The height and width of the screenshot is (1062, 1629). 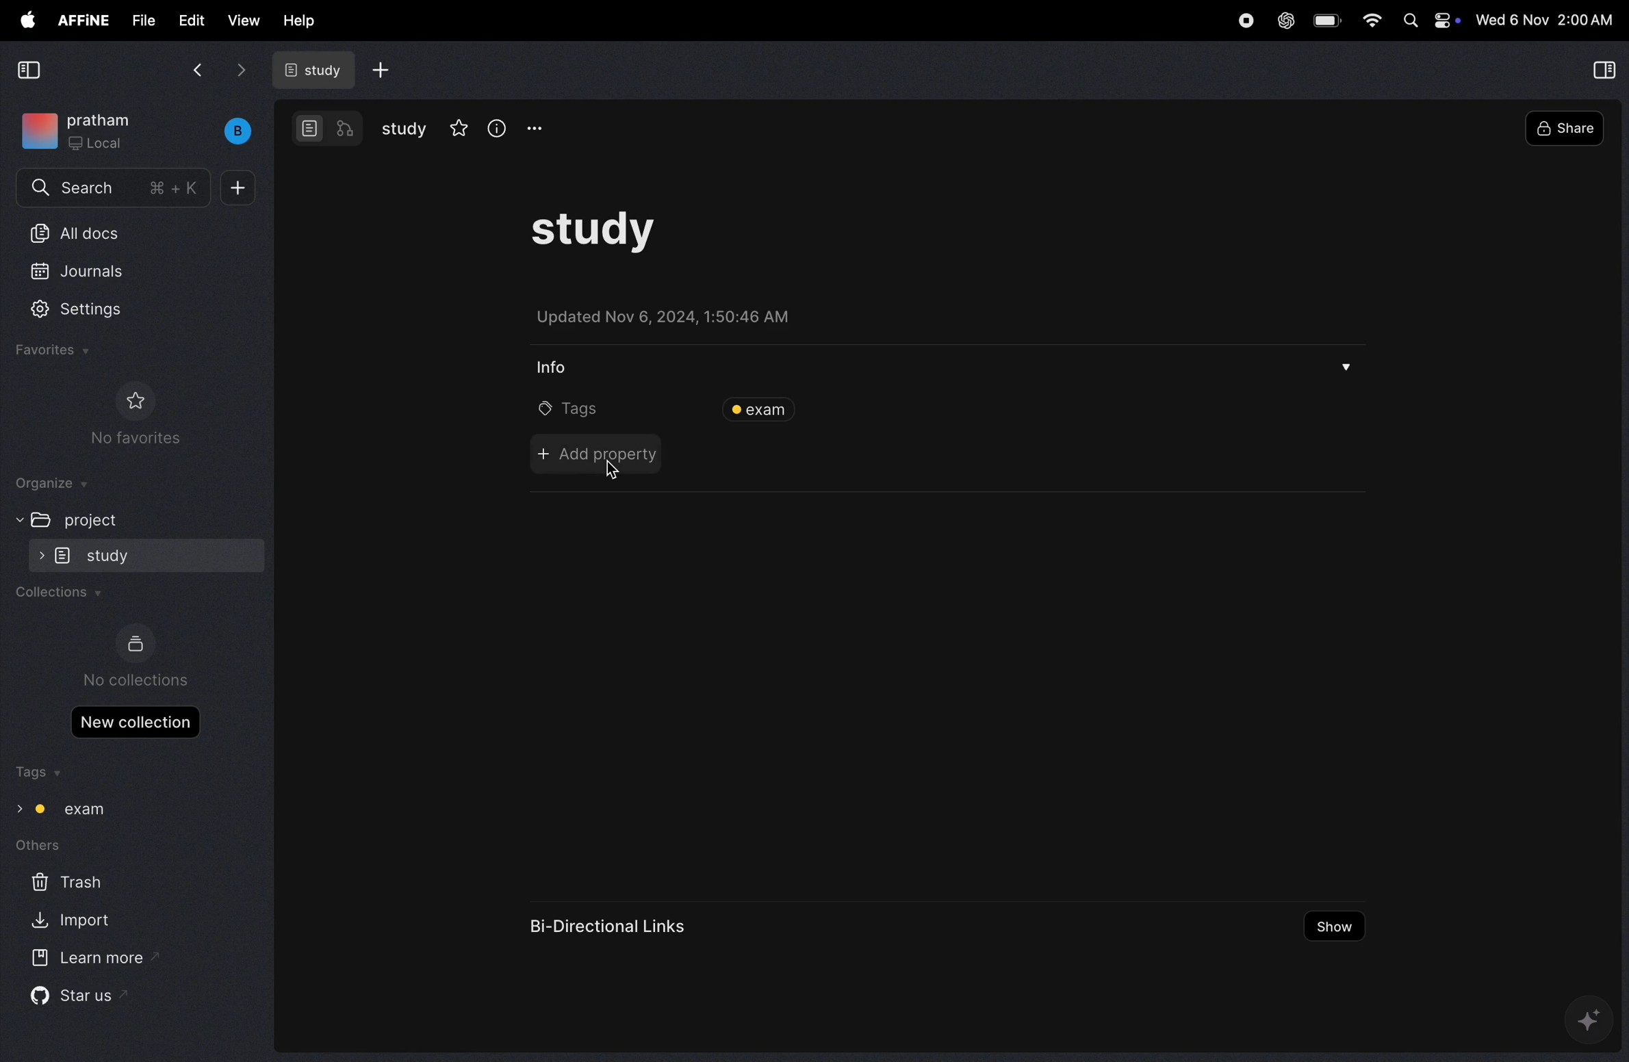 I want to click on collections, so click(x=62, y=595).